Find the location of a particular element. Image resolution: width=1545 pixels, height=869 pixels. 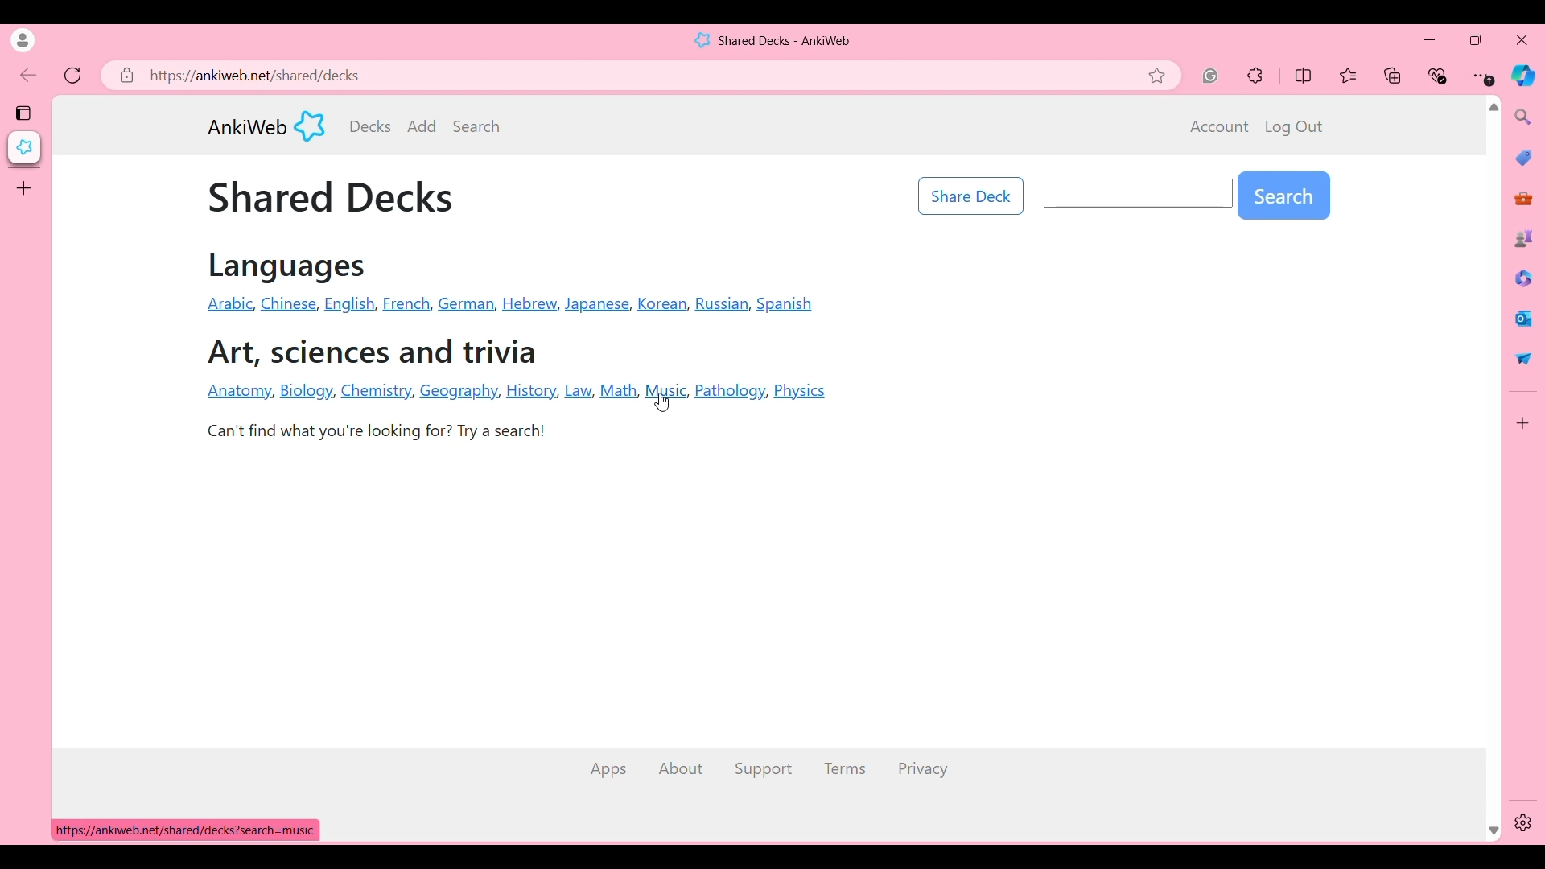

Current tab is located at coordinates (25, 147).